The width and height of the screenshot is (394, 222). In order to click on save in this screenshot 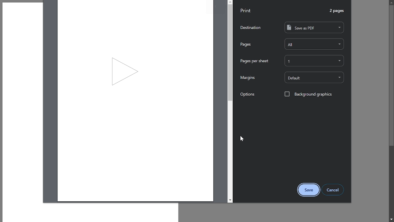, I will do `click(309, 190)`.